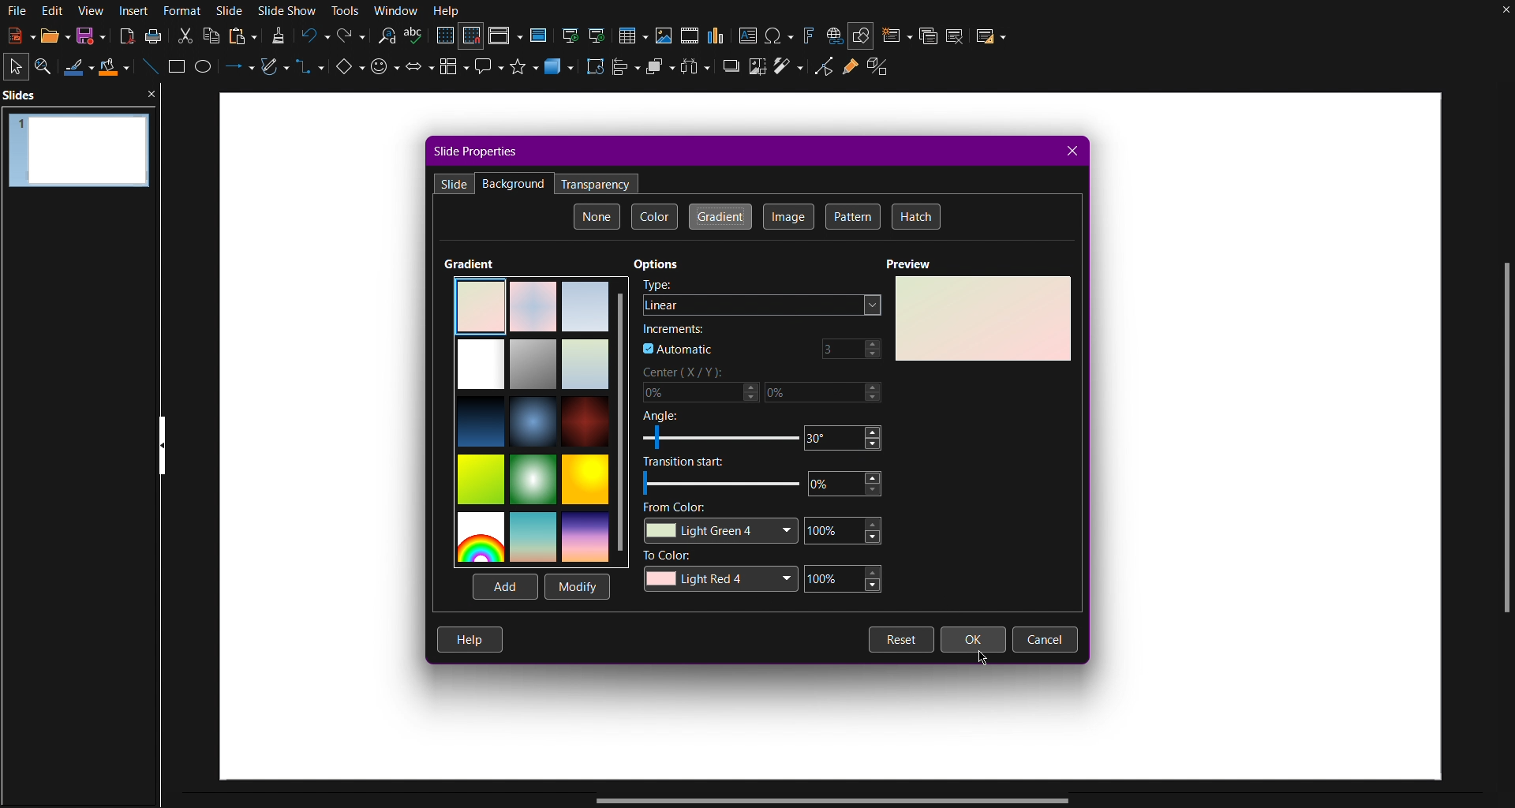 This screenshot has width=1515, height=808. What do you see at coordinates (347, 11) in the screenshot?
I see `Tools` at bounding box center [347, 11].